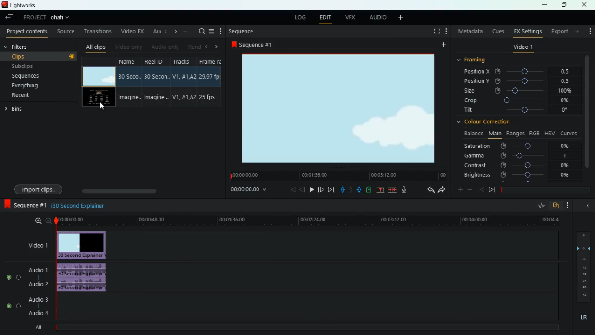 The height and width of the screenshot is (335, 595). Describe the element at coordinates (559, 32) in the screenshot. I see `export` at that location.